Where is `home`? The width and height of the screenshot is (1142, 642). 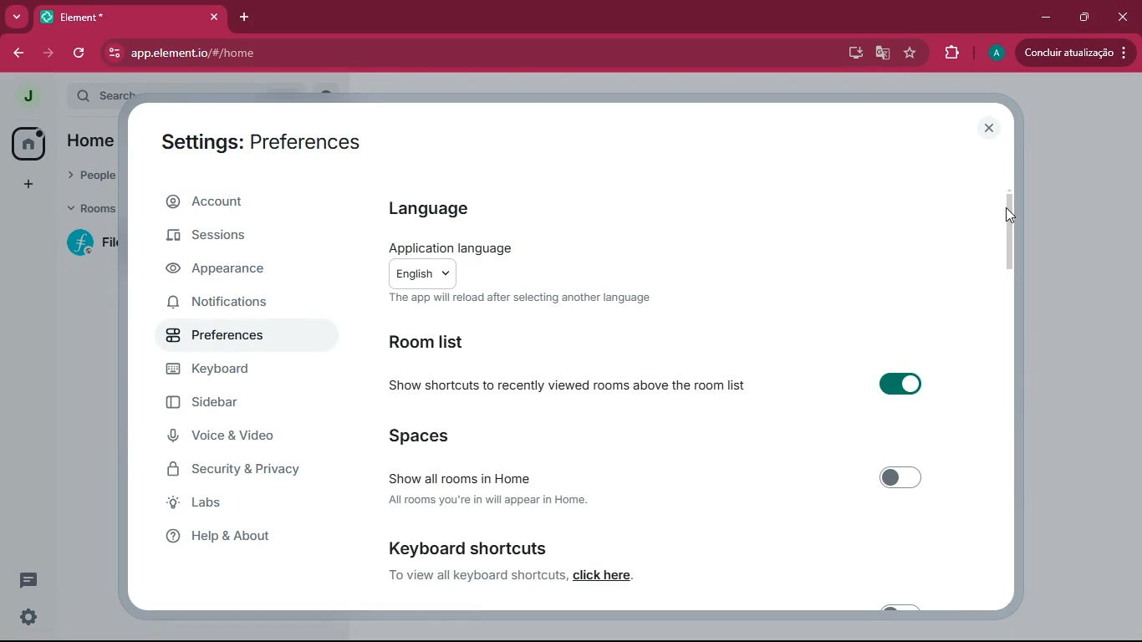 home is located at coordinates (98, 140).